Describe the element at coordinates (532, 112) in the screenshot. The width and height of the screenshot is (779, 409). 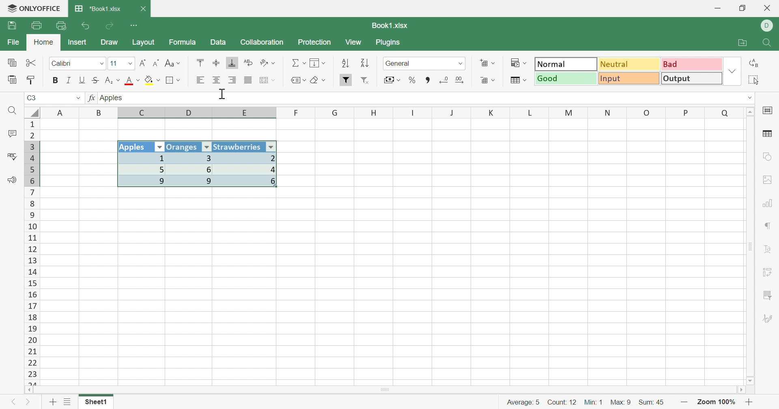
I see `L` at that location.